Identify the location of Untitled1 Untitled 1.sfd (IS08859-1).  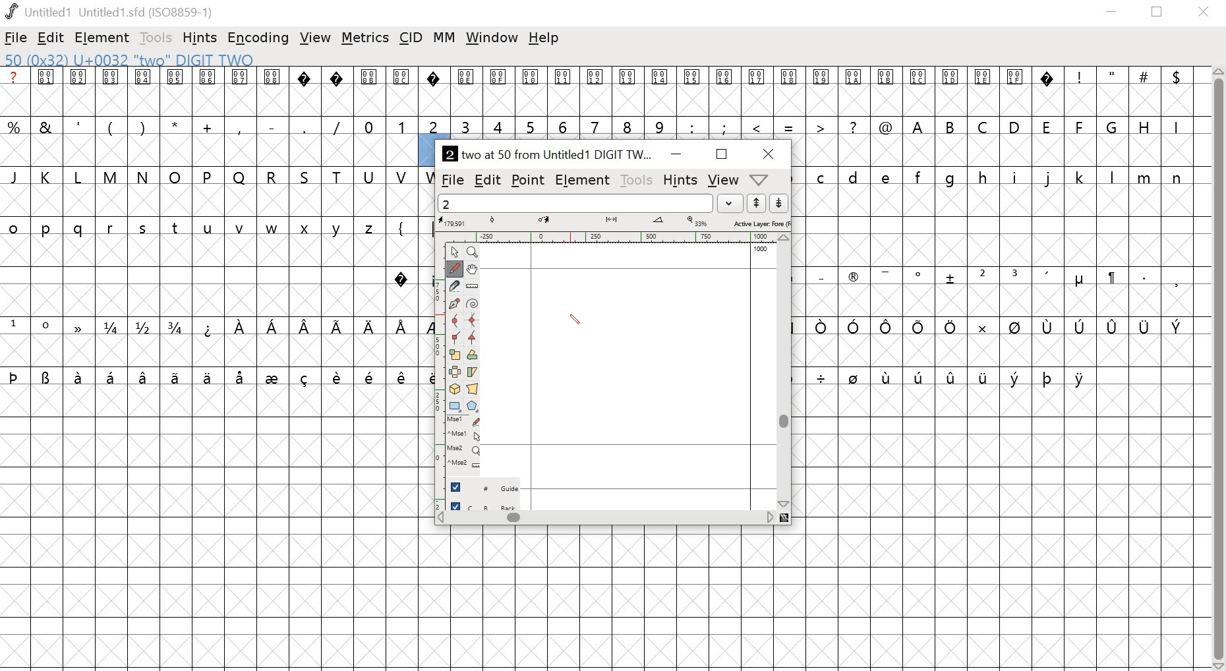
(114, 13).